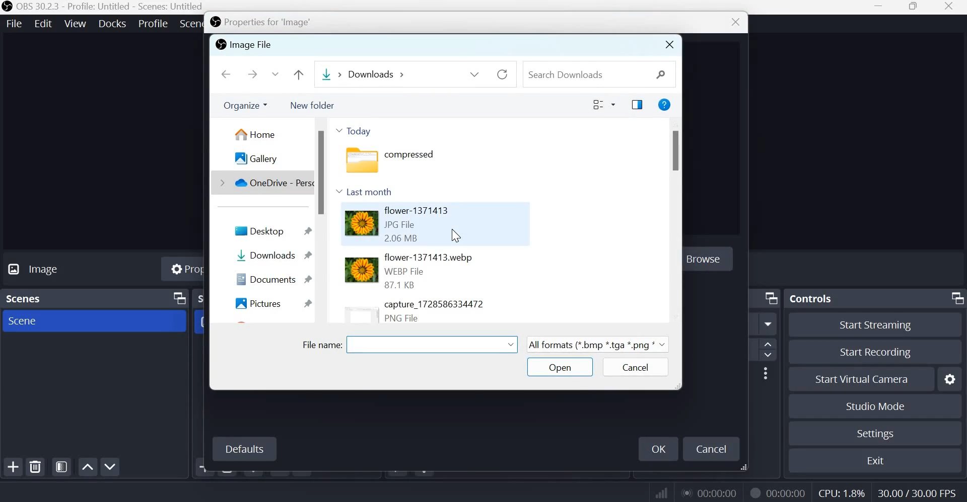  What do you see at coordinates (403, 162) in the screenshot?
I see `compressed` at bounding box center [403, 162].